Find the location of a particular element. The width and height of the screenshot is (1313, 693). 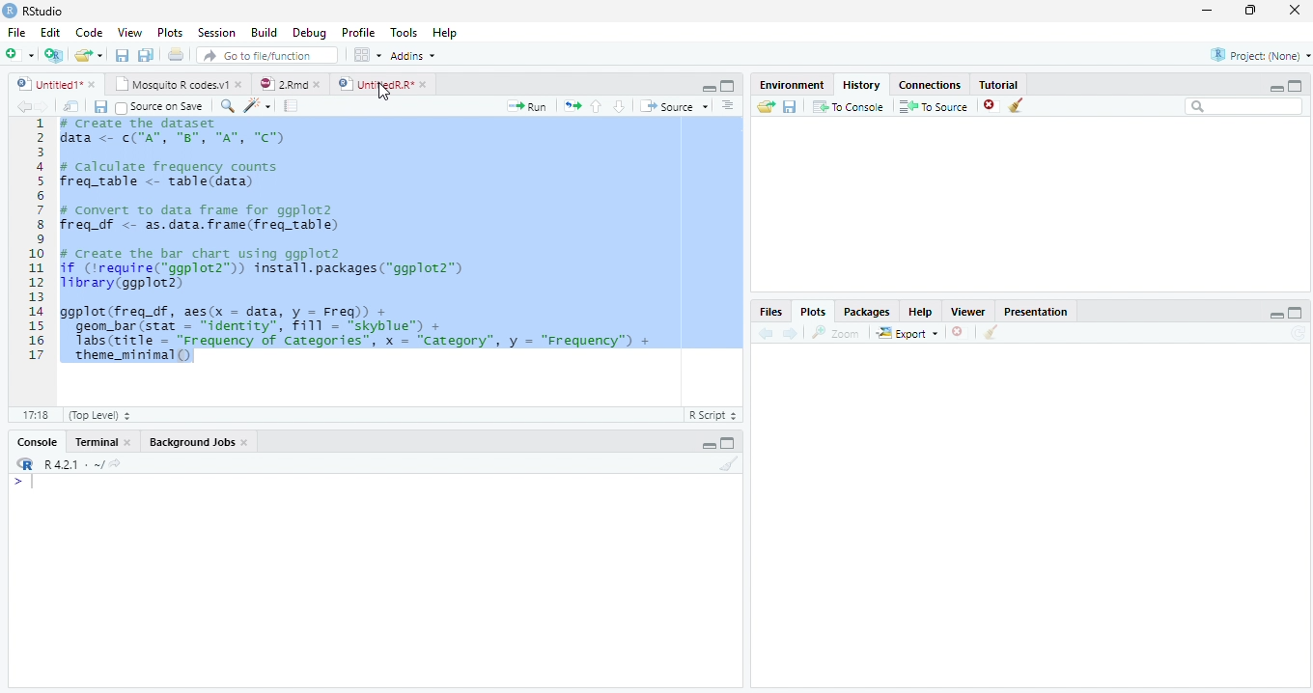

Rstudio is located at coordinates (33, 10).